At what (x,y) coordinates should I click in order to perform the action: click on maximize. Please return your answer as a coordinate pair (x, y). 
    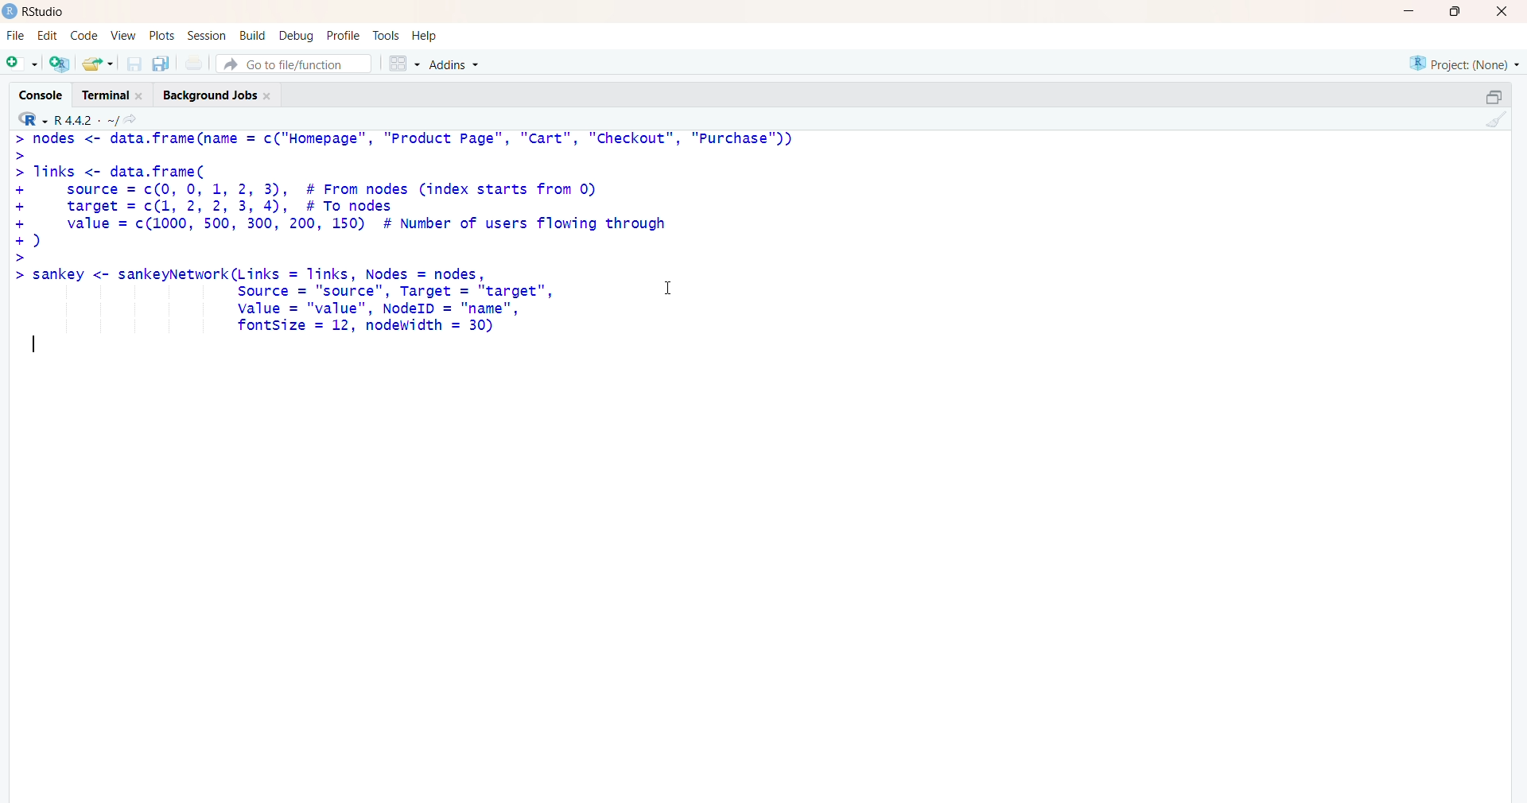
    Looking at the image, I should click on (1453, 12).